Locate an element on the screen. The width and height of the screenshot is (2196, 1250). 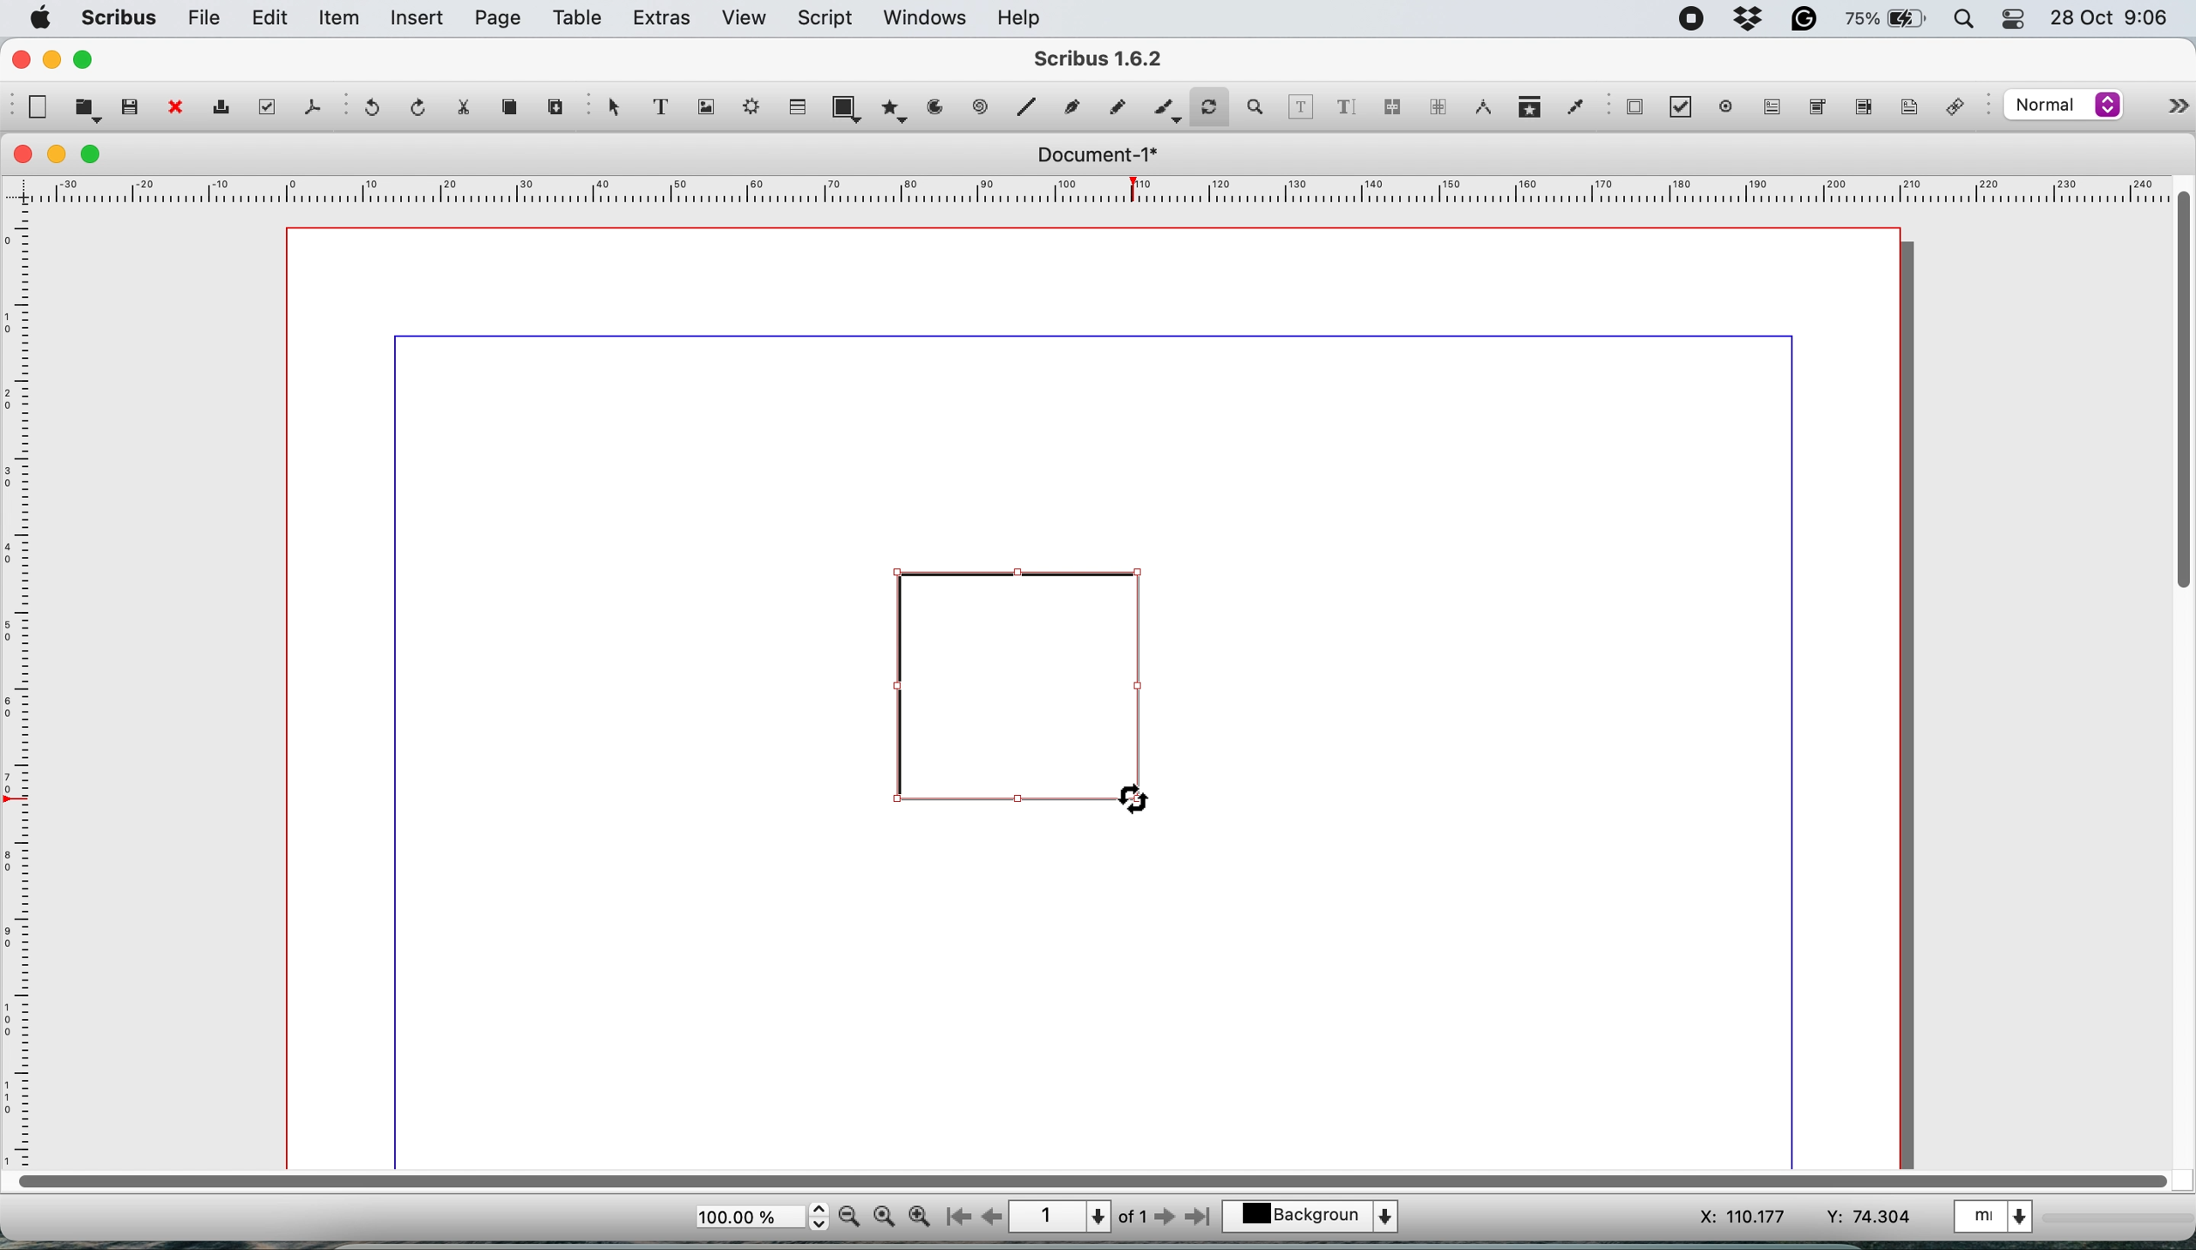
text annotation is located at coordinates (1907, 109).